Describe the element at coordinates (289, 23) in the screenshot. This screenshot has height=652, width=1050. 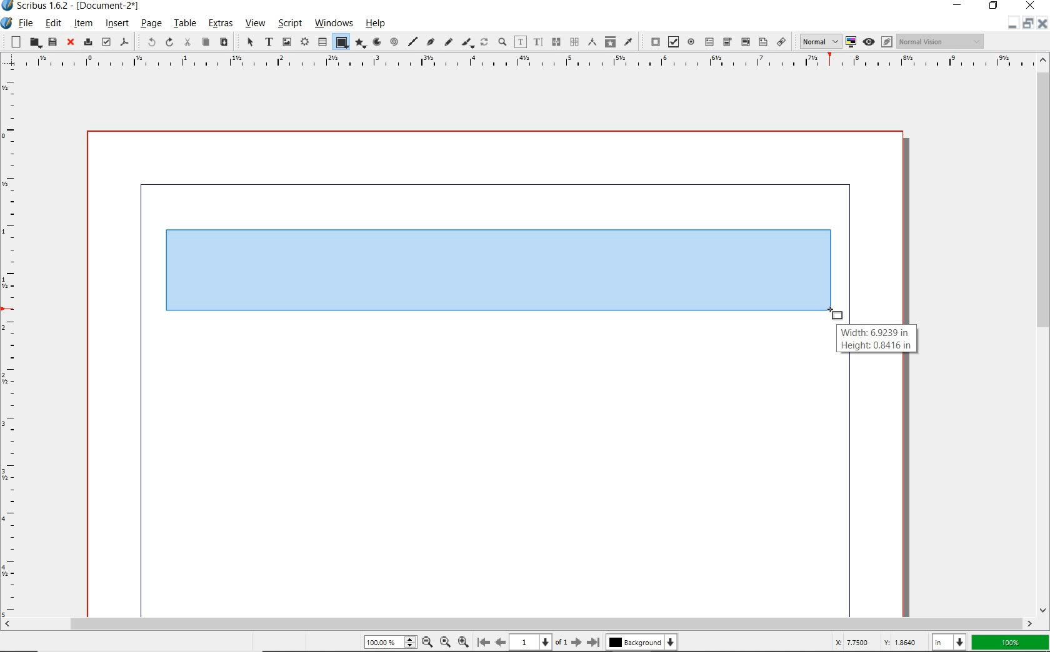
I see `script` at that location.